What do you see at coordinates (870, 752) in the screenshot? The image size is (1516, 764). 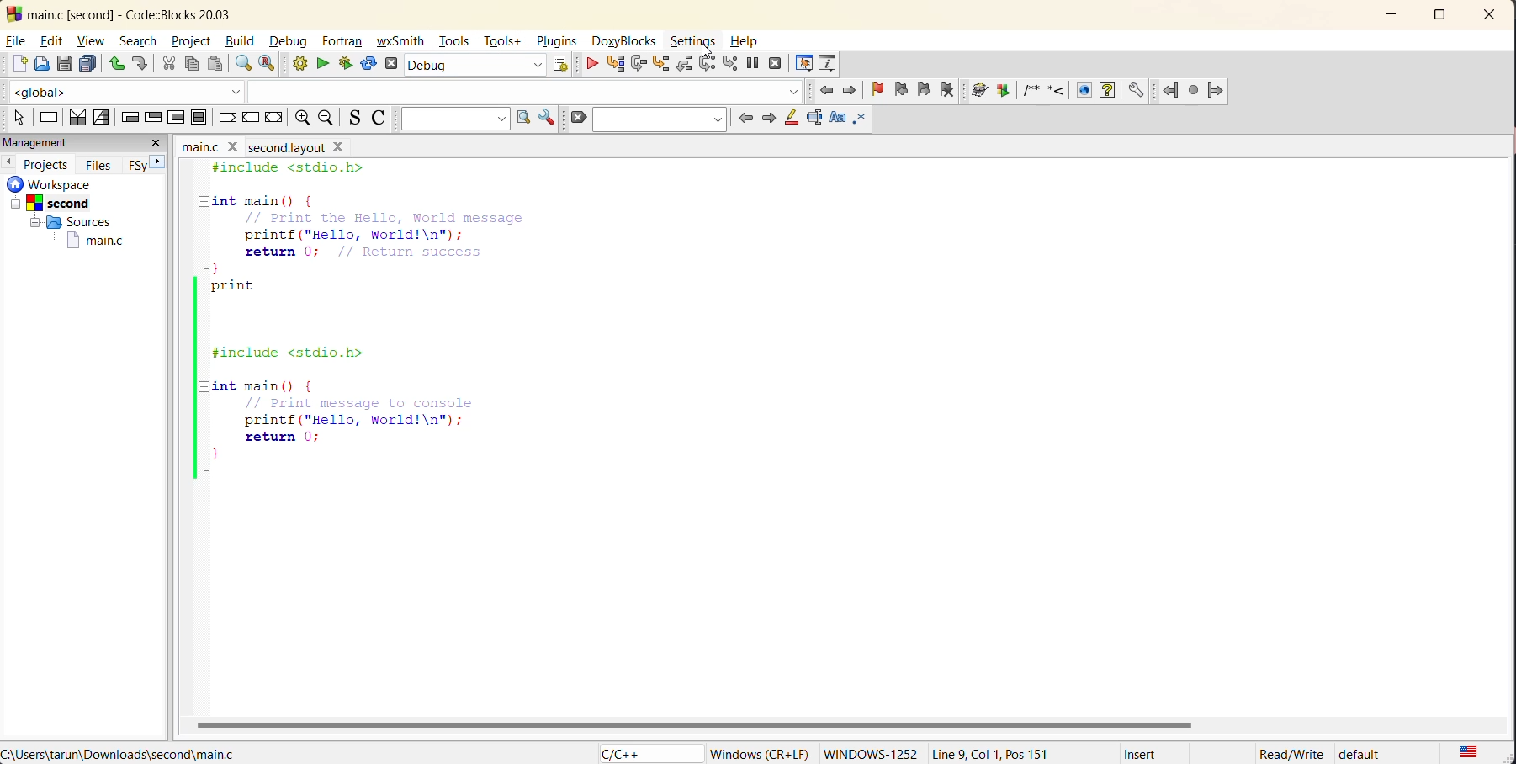 I see `Windows-1252` at bounding box center [870, 752].